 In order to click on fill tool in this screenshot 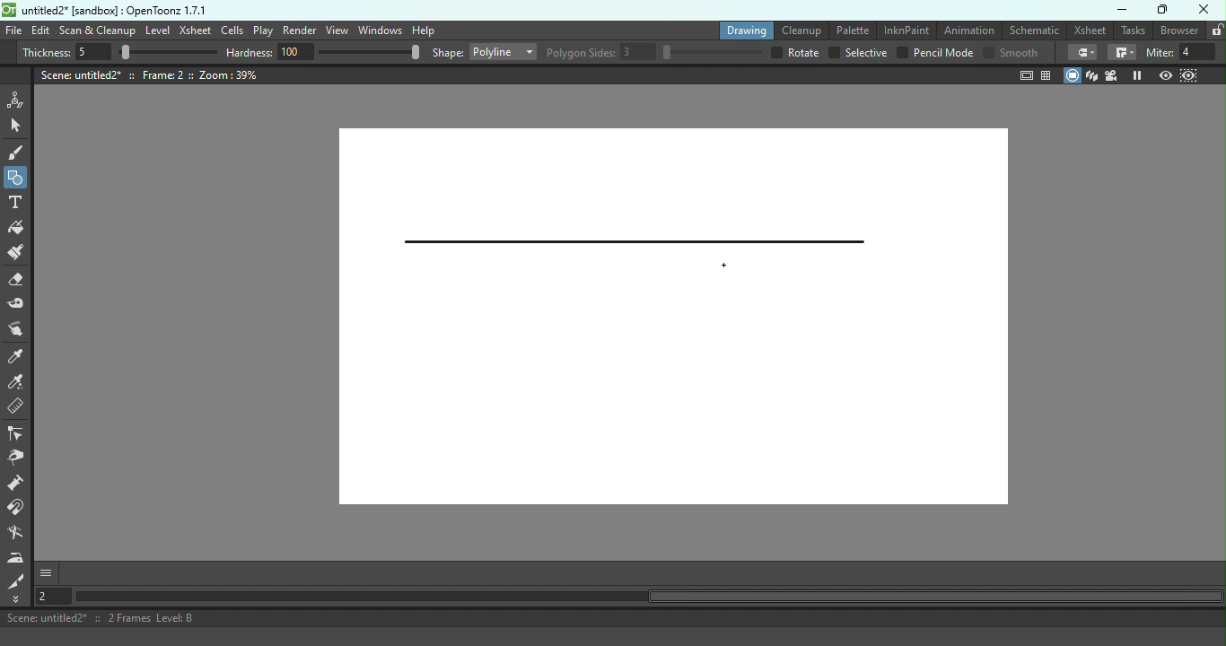, I will do `click(1122, 52)`.